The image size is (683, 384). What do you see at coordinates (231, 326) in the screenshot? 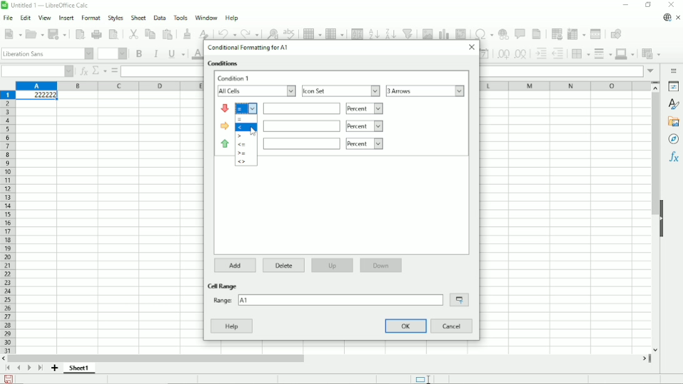
I see `Help` at bounding box center [231, 326].